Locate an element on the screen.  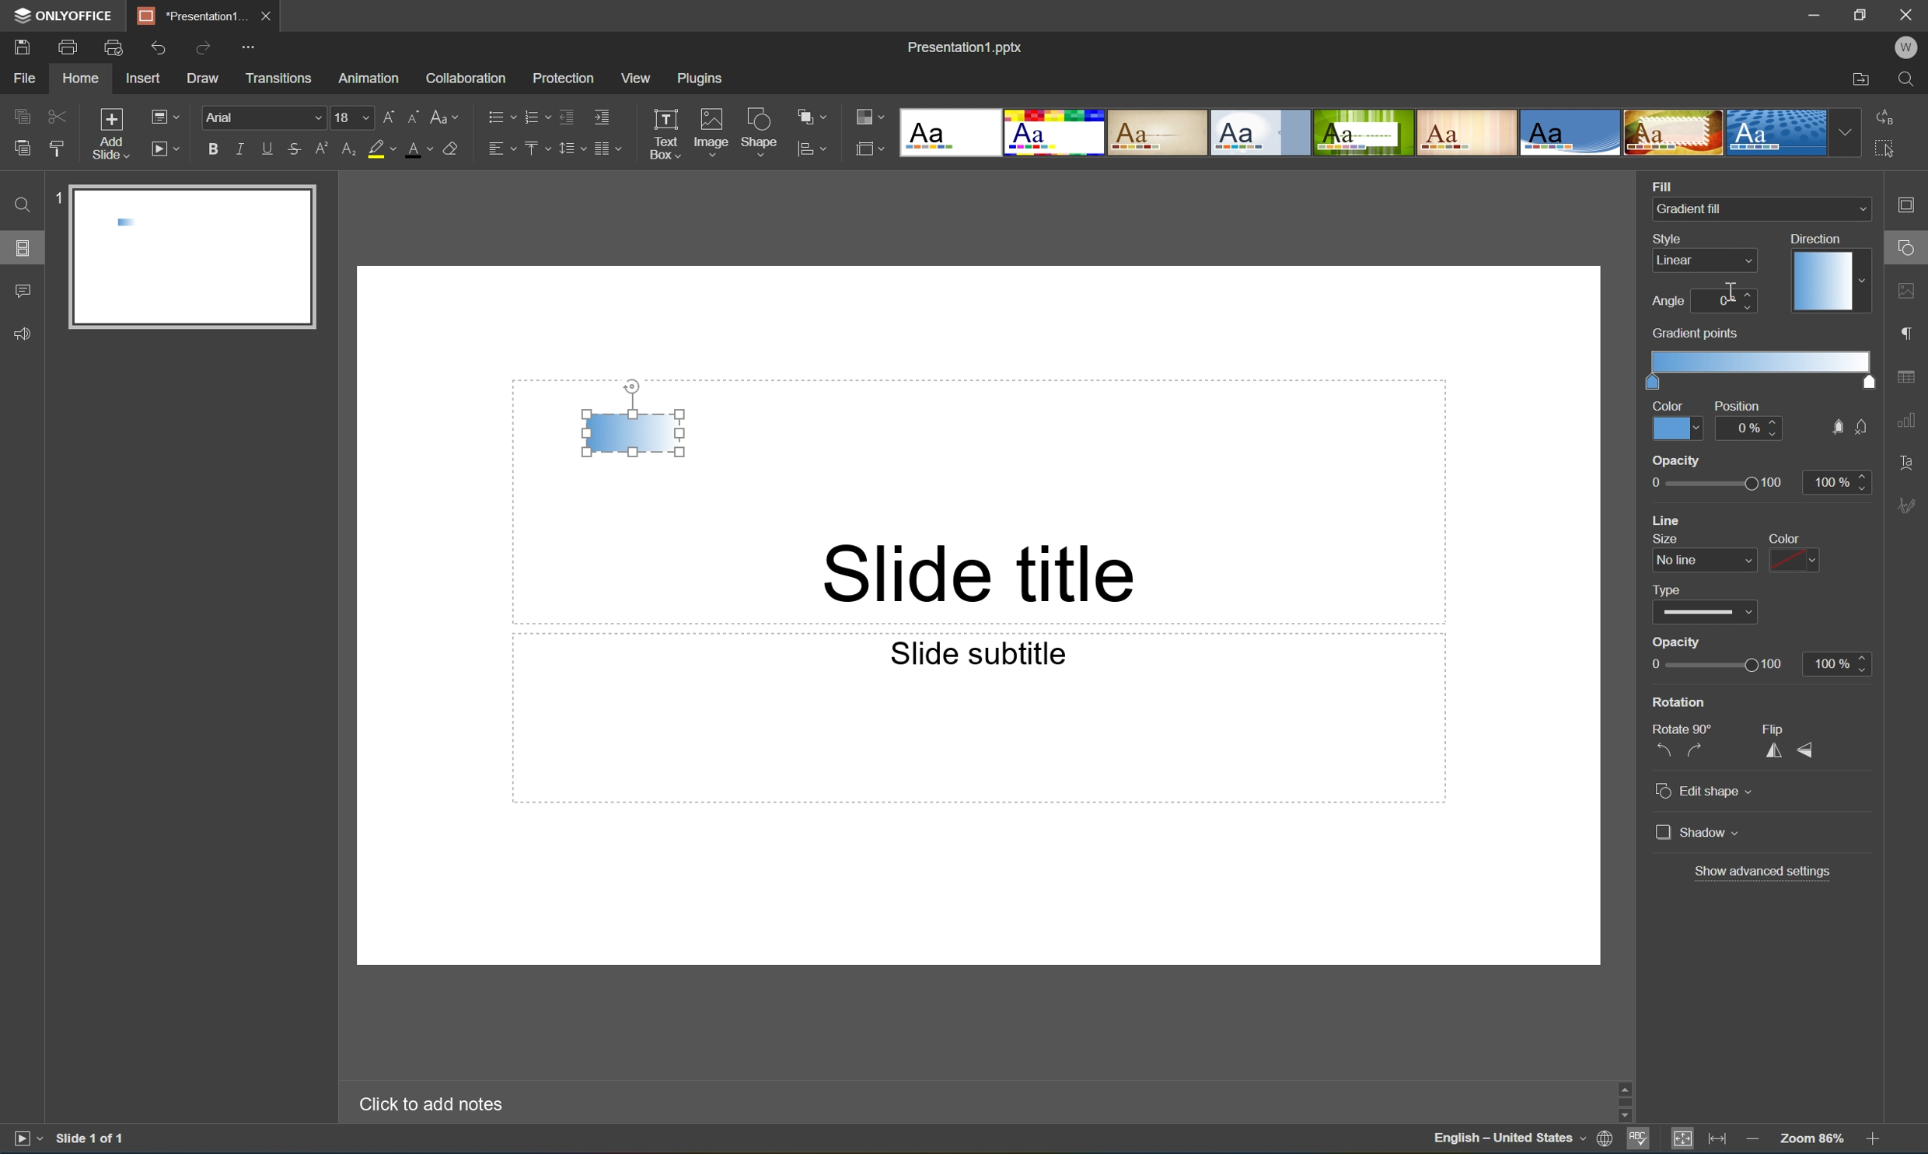
Line spacing is located at coordinates (570, 149).